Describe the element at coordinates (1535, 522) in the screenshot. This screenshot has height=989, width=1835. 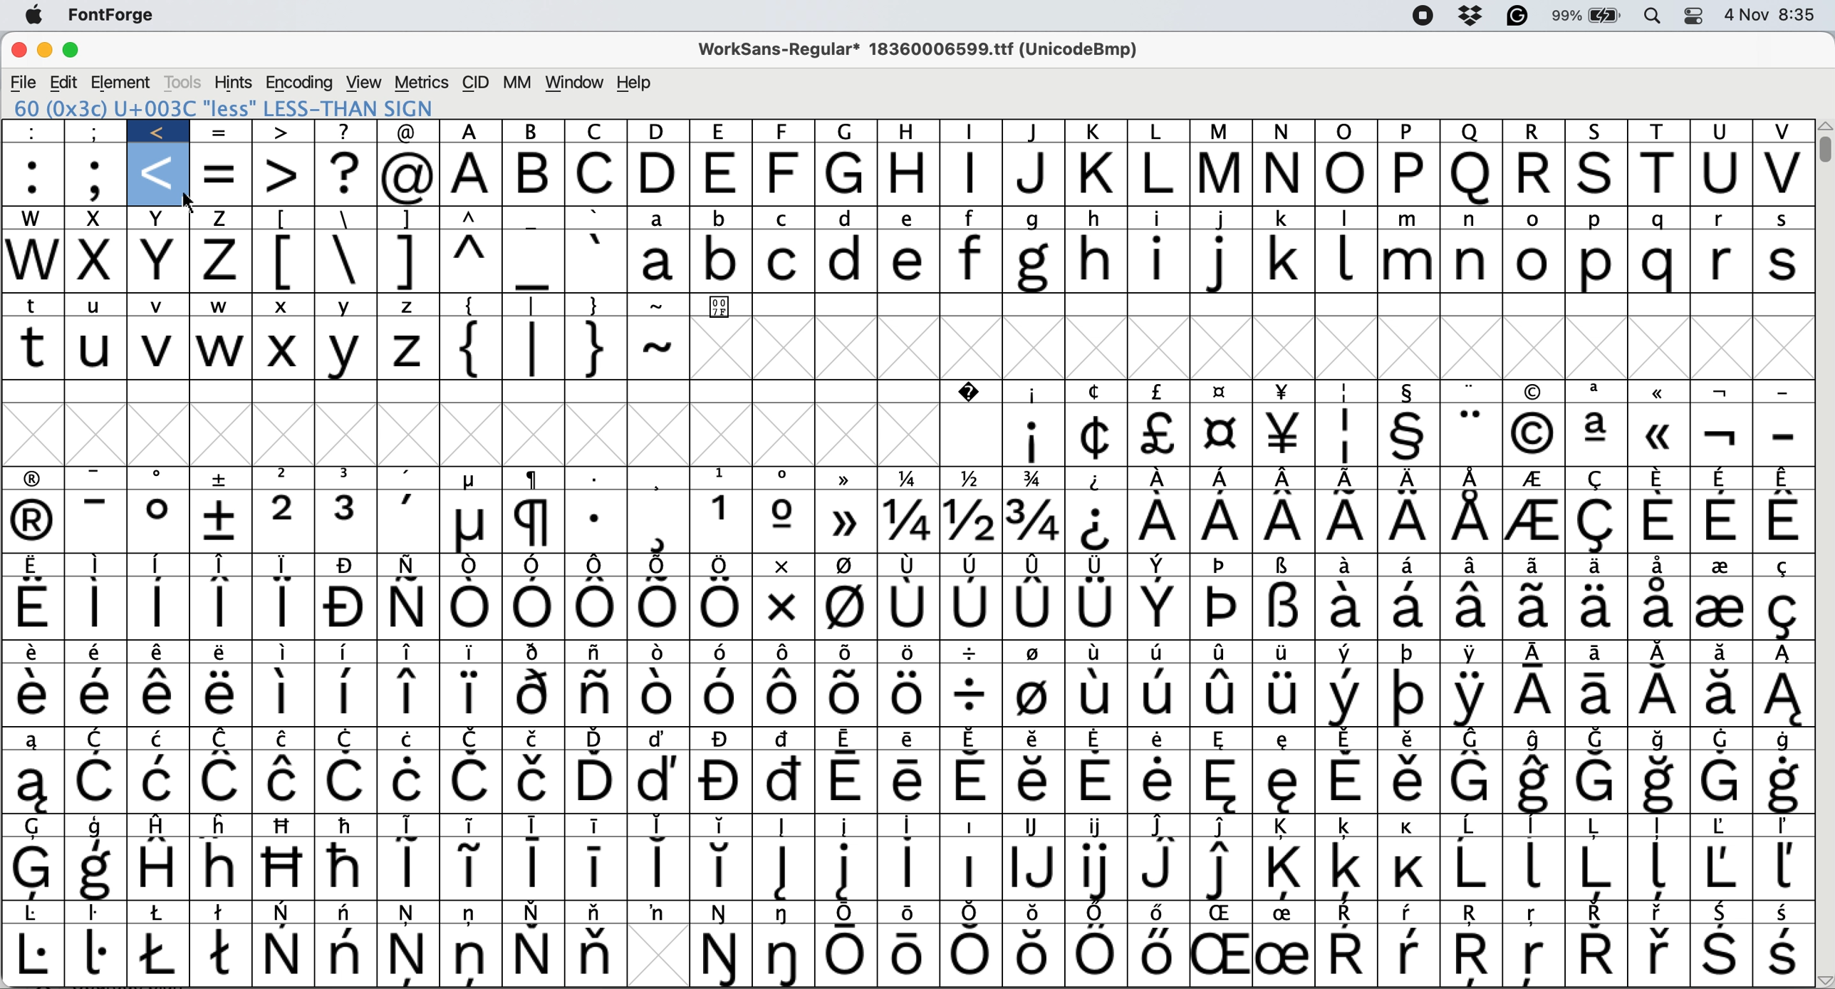
I see `Symbol` at that location.